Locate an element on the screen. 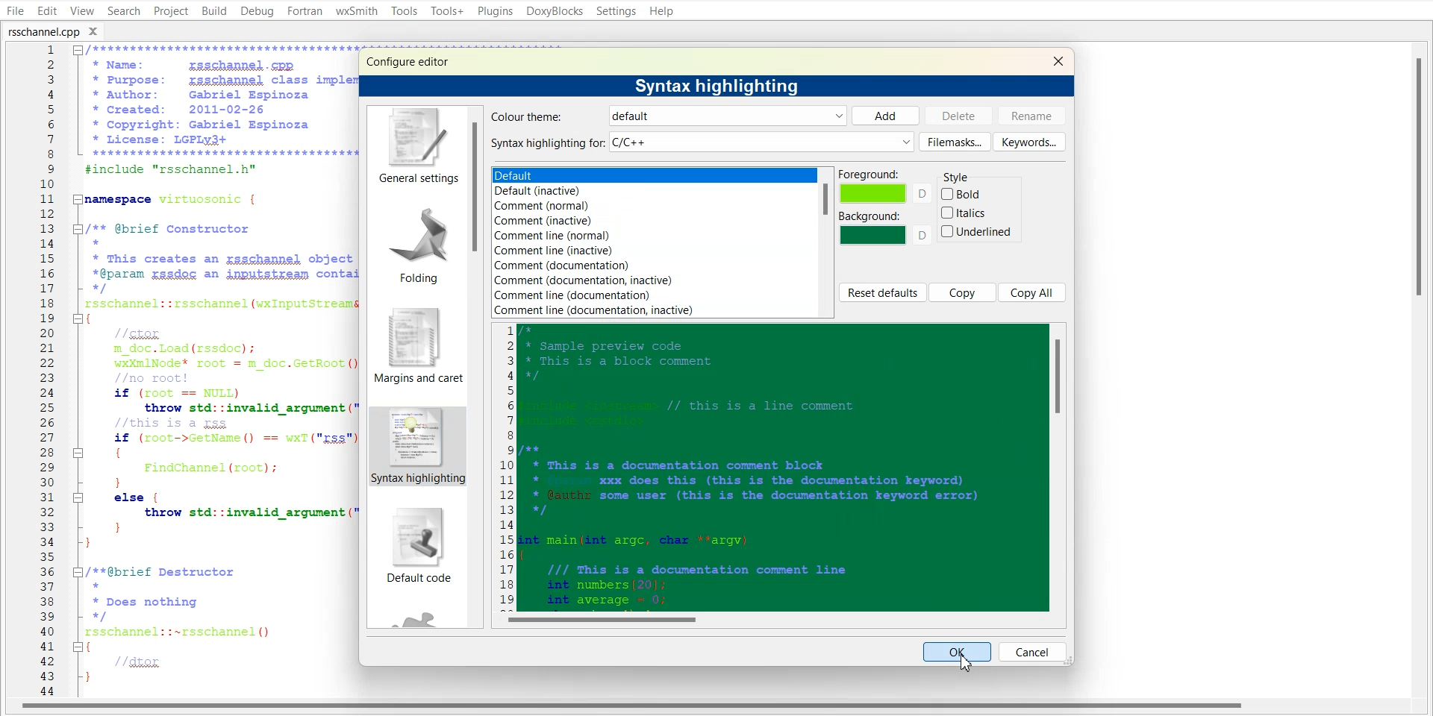  Foreground is located at coordinates (885, 186).